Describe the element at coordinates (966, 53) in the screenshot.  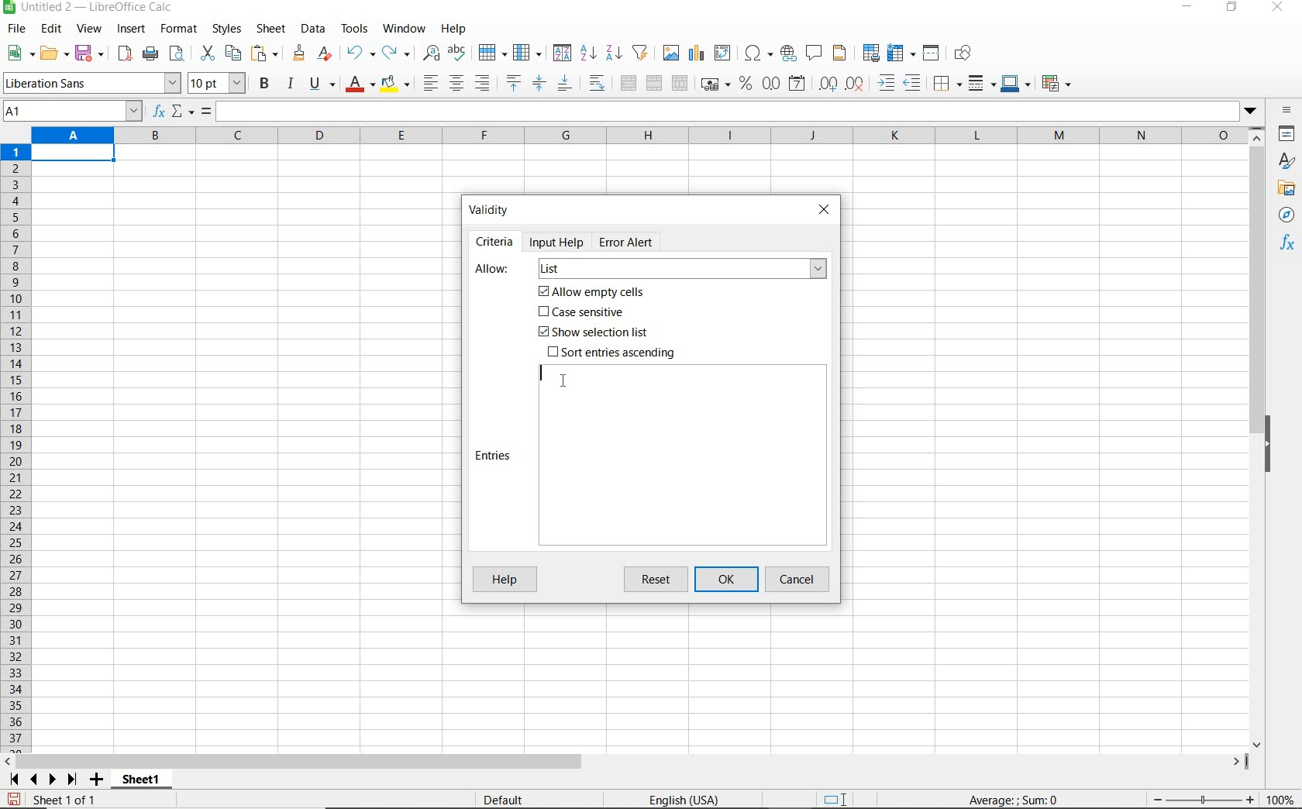
I see `show draw functions` at that location.